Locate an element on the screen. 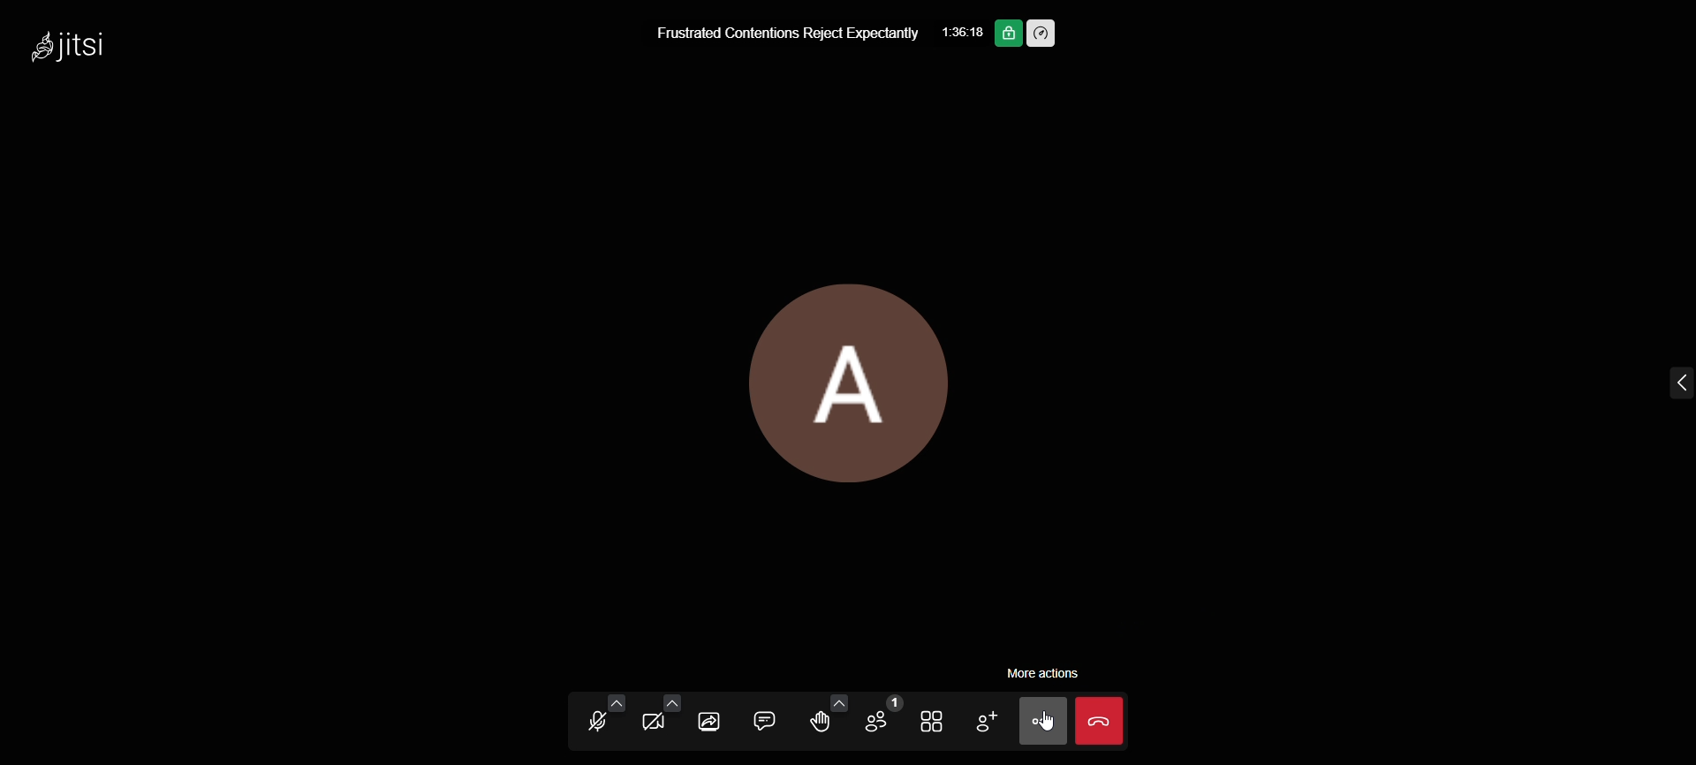 The height and width of the screenshot is (765, 1696). video setting is located at coordinates (674, 701).